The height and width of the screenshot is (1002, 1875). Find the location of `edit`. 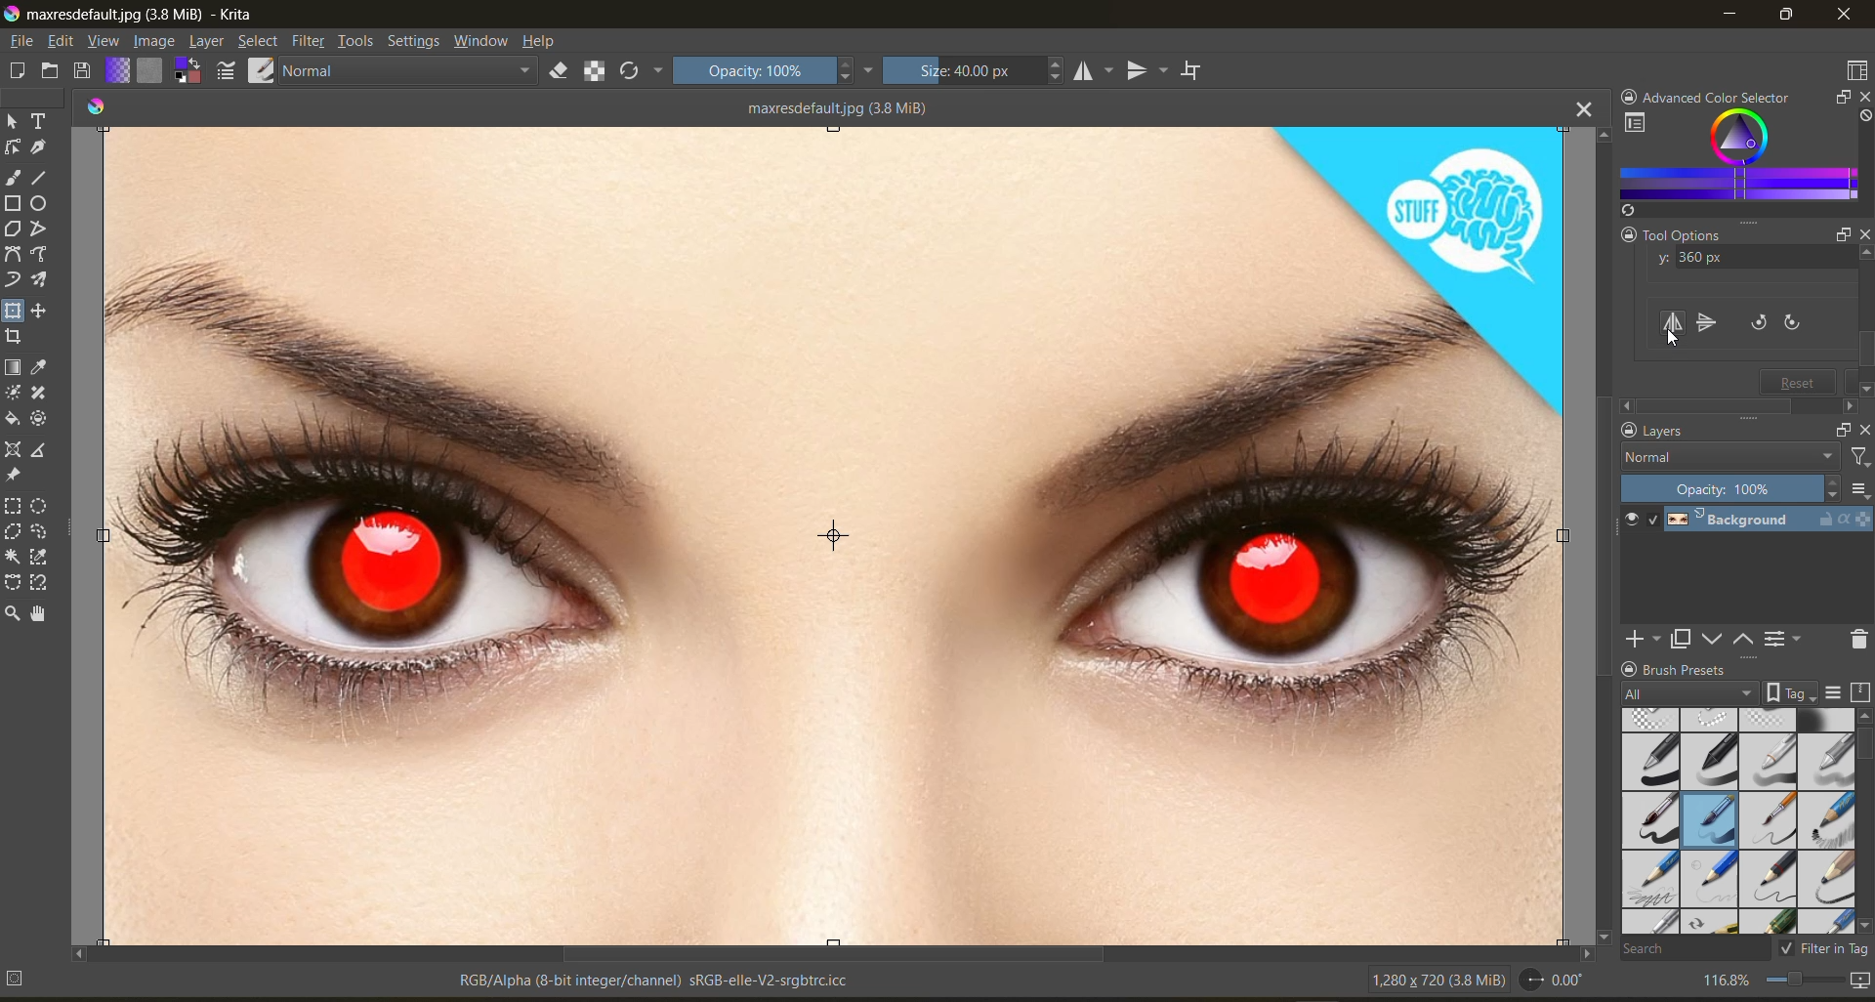

edit is located at coordinates (67, 42).